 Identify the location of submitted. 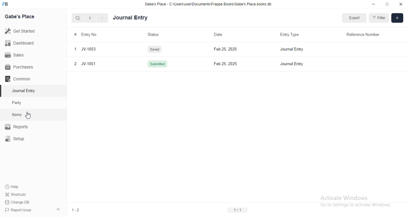
(158, 64).